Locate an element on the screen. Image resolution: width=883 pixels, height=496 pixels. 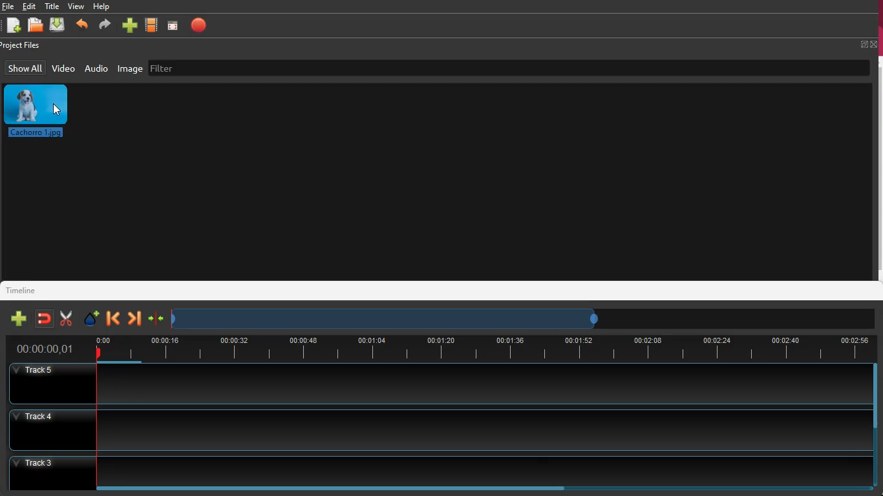
timeframe is located at coordinates (386, 317).